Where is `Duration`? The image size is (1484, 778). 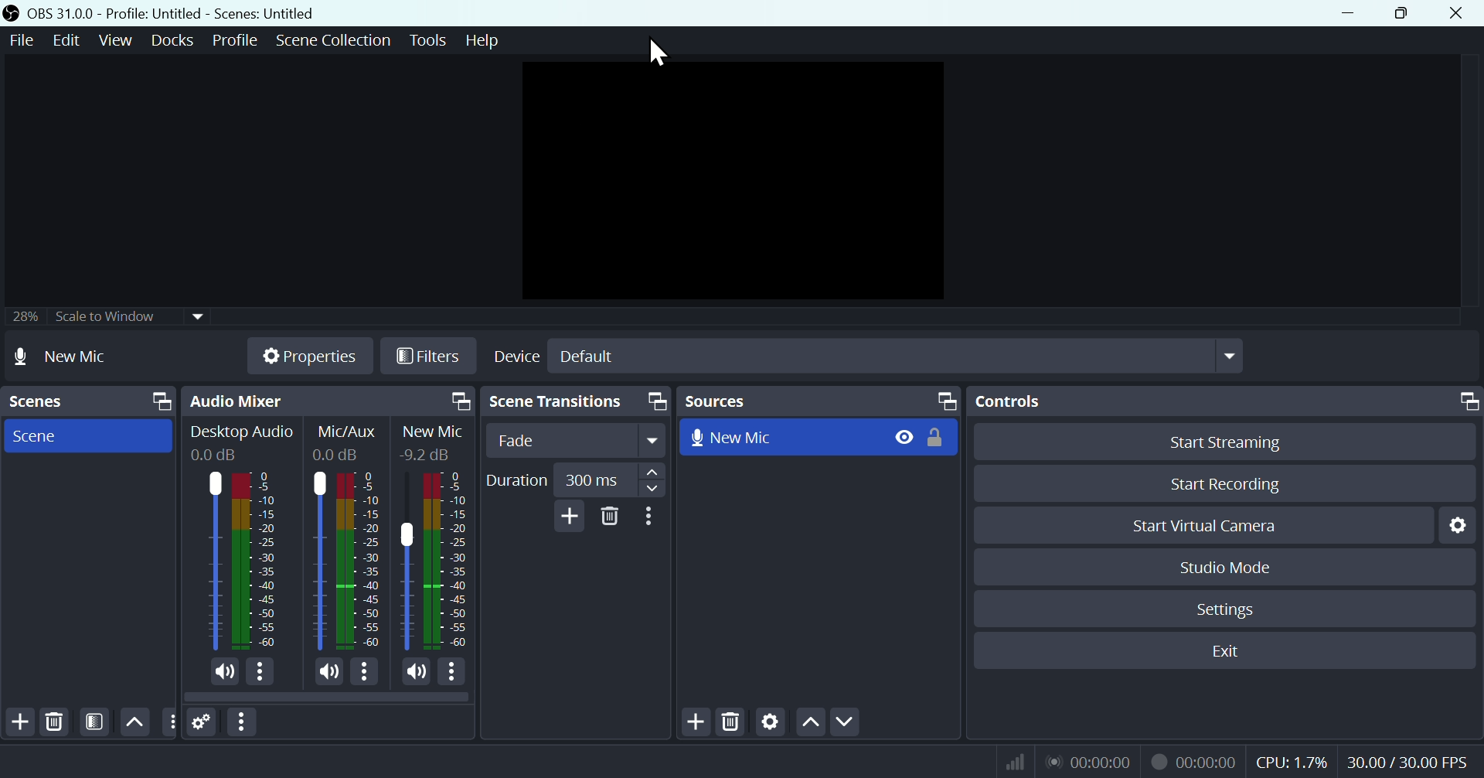 Duration is located at coordinates (574, 480).